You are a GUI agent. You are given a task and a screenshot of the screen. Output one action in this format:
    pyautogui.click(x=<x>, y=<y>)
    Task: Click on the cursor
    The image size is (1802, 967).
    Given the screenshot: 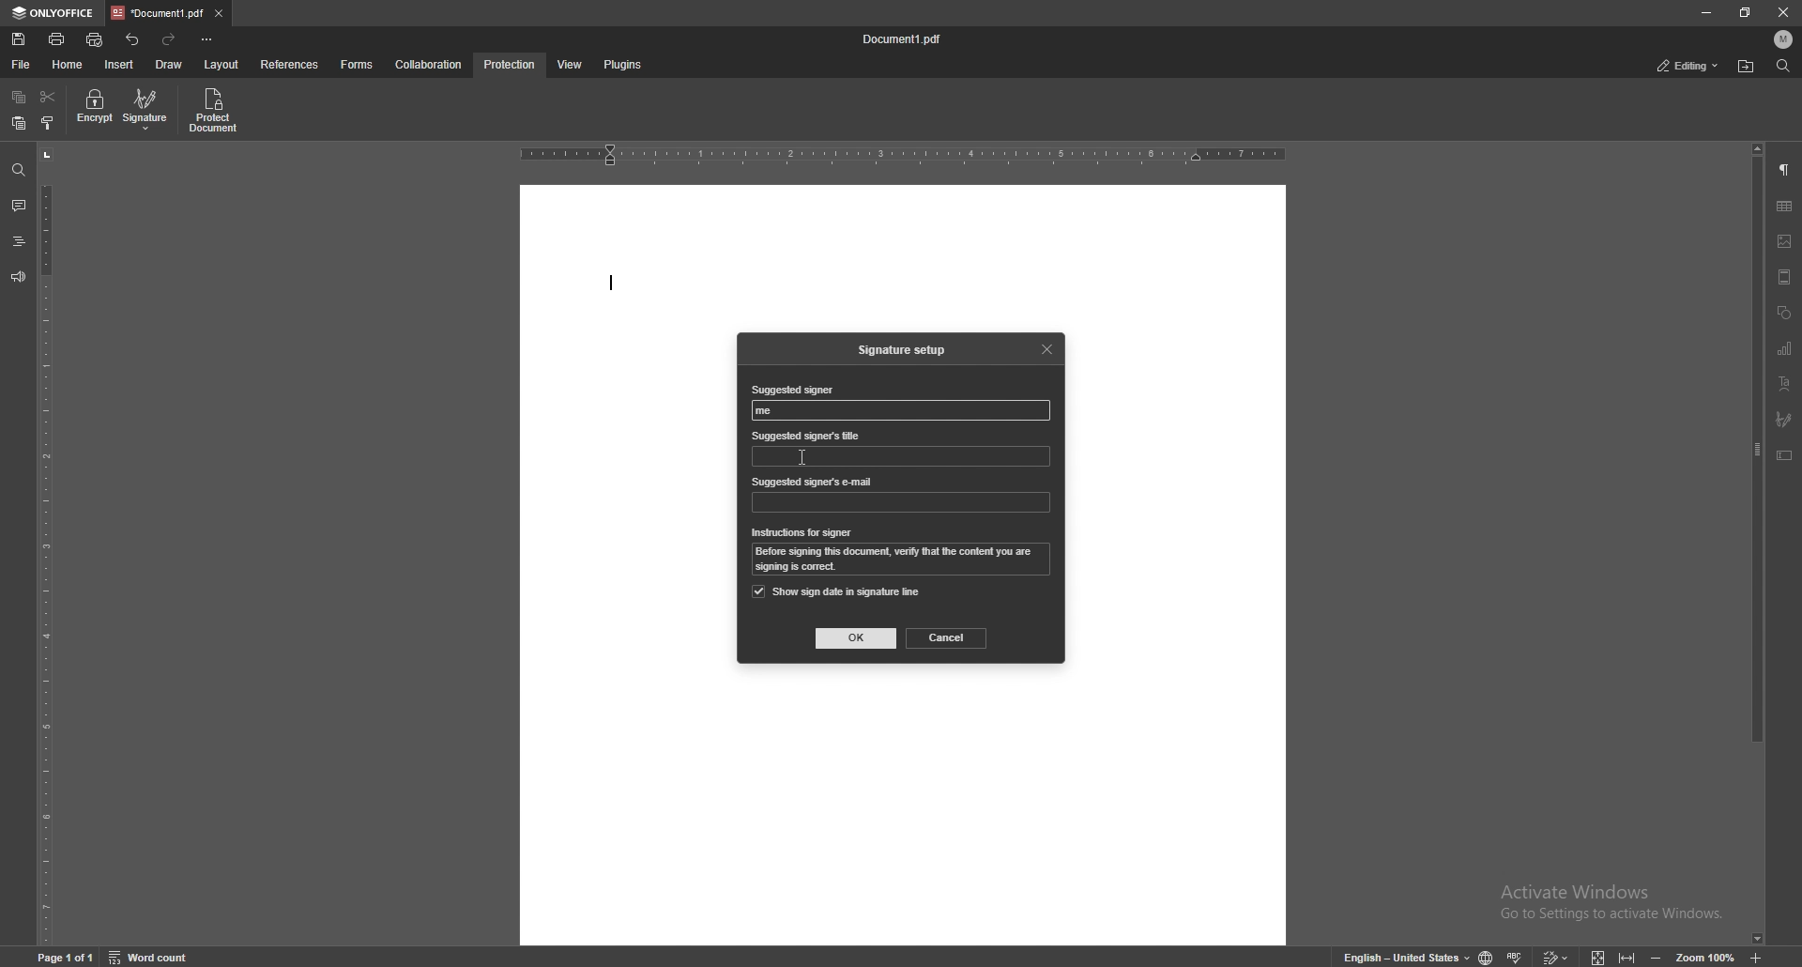 What is the action you would take?
    pyautogui.click(x=802, y=456)
    